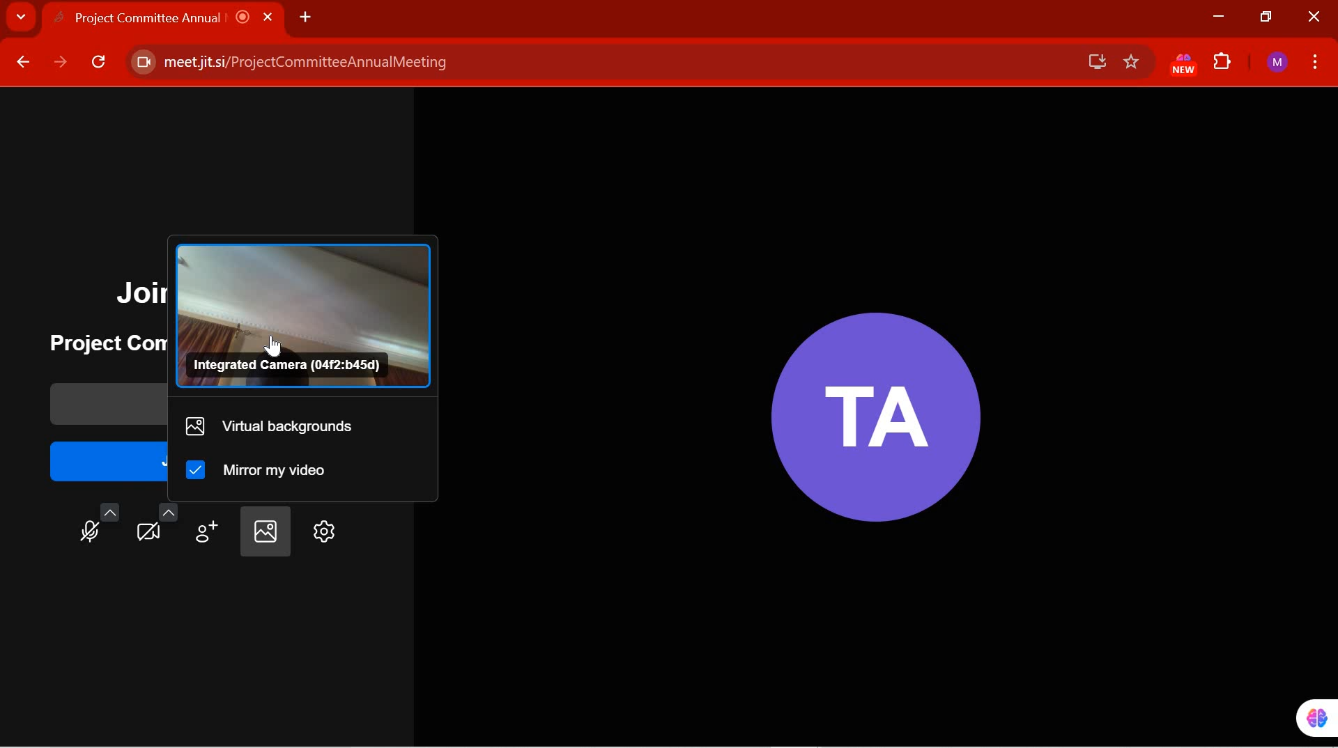  Describe the element at coordinates (1316, 61) in the screenshot. I see `CUSTOMIZE GOOGLE CHROME` at that location.